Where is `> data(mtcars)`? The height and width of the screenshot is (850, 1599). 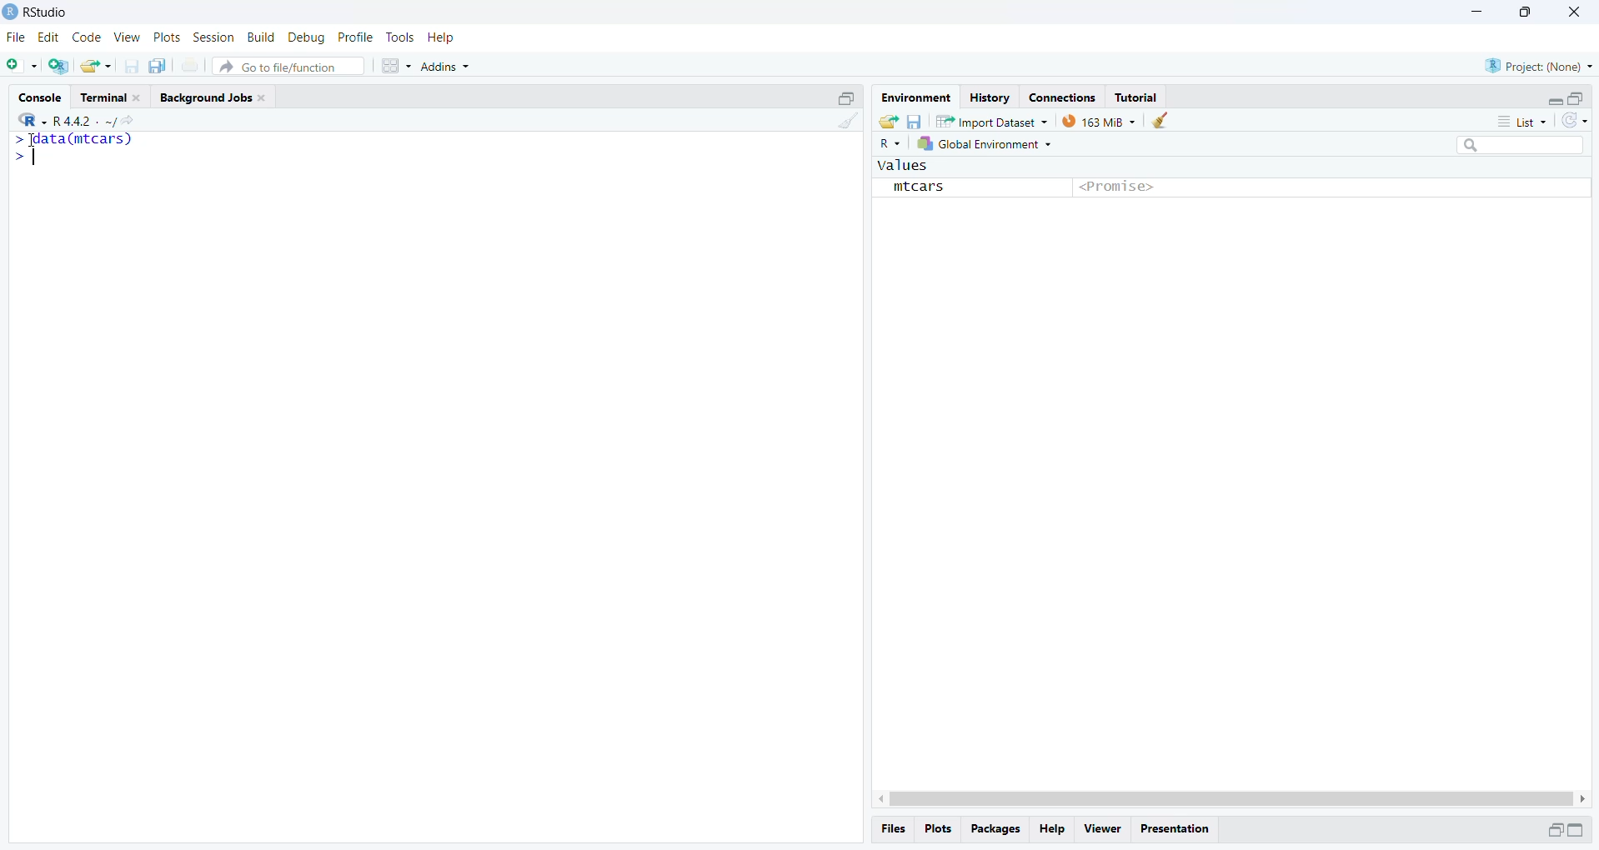 > data(mtcars) is located at coordinates (73, 139).